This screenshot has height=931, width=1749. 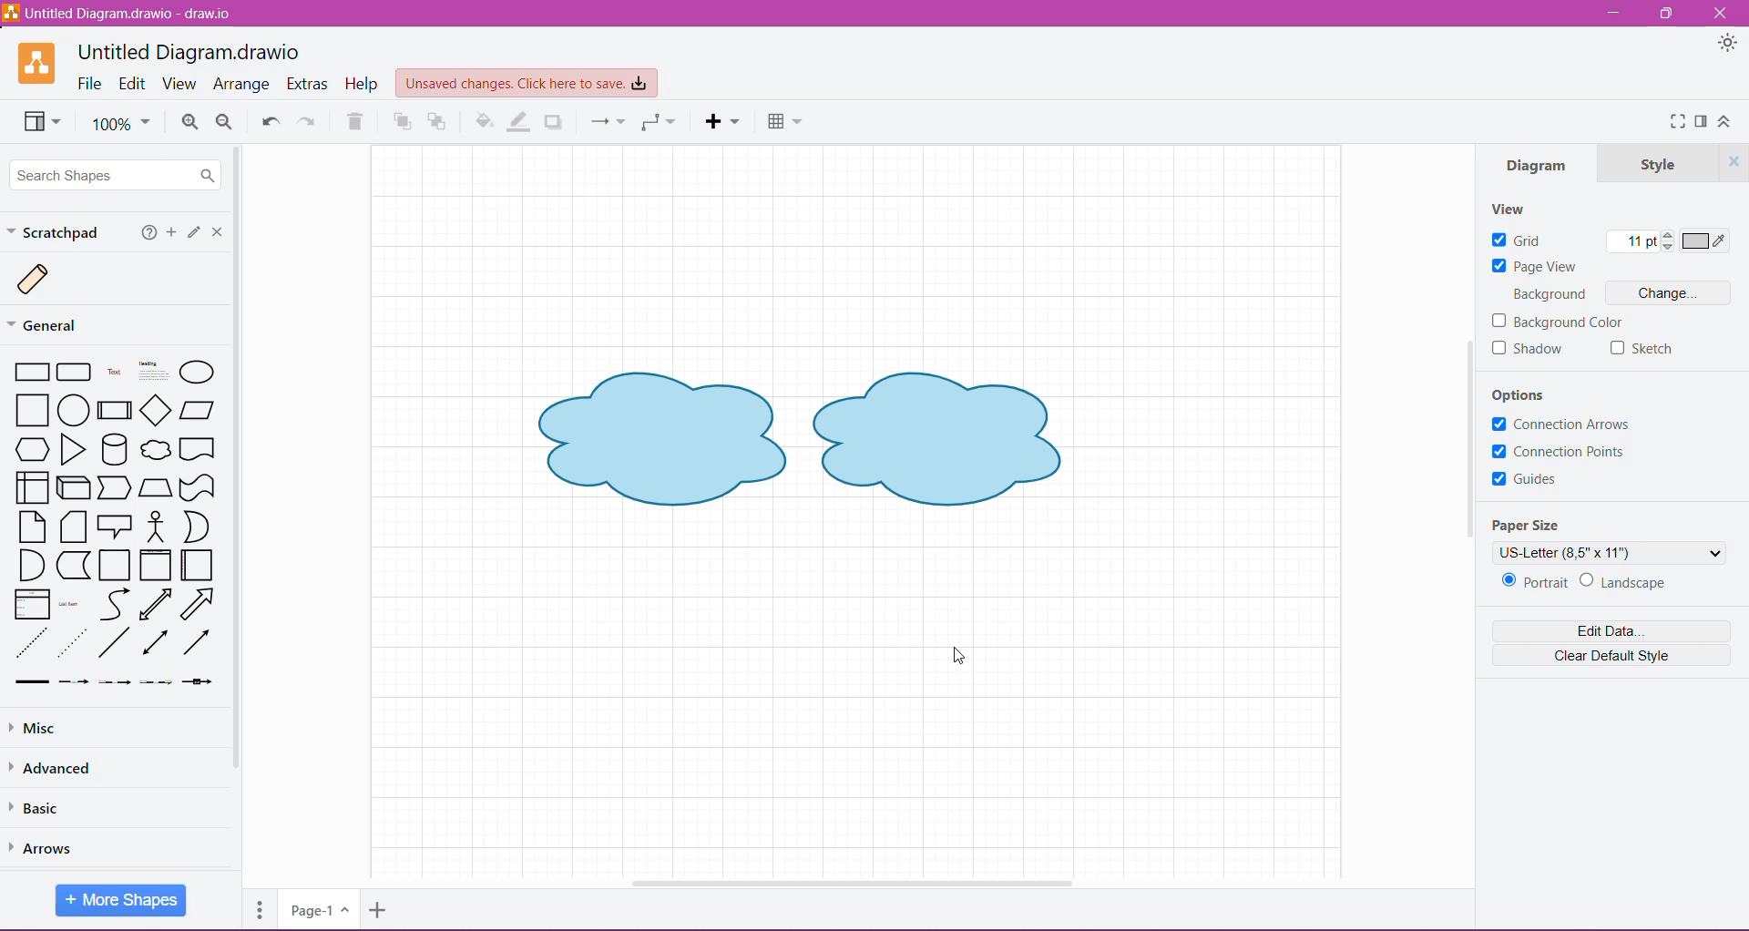 I want to click on View, so click(x=1509, y=208).